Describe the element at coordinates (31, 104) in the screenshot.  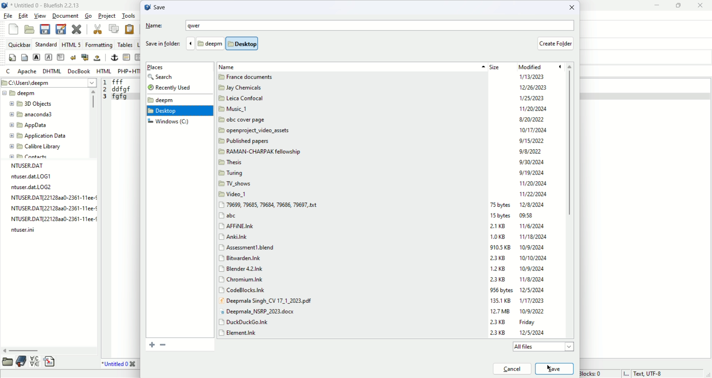
I see `3D objects` at that location.